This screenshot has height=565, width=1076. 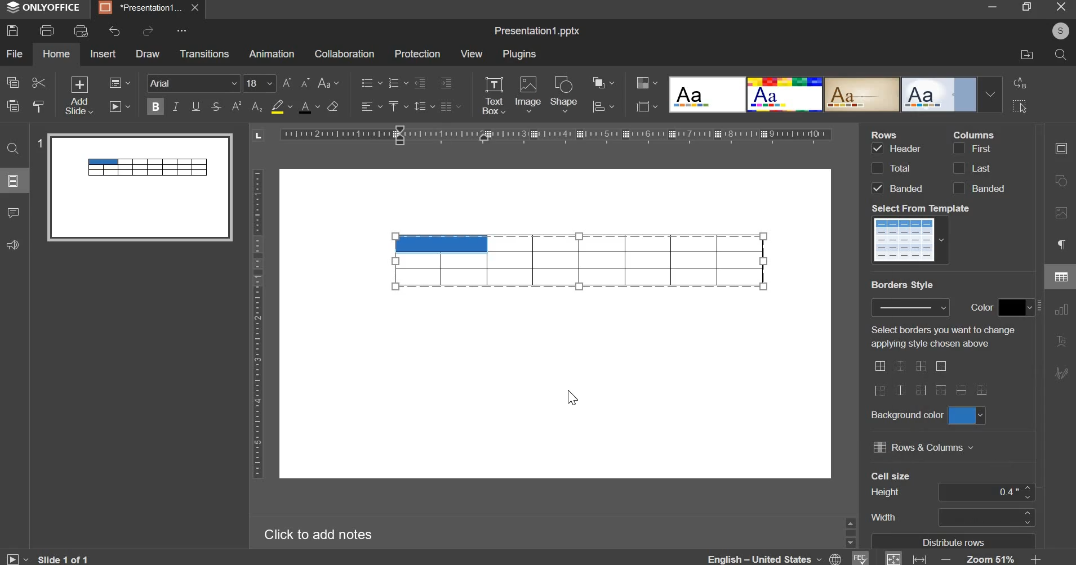 What do you see at coordinates (850, 531) in the screenshot?
I see `Sidebar` at bounding box center [850, 531].